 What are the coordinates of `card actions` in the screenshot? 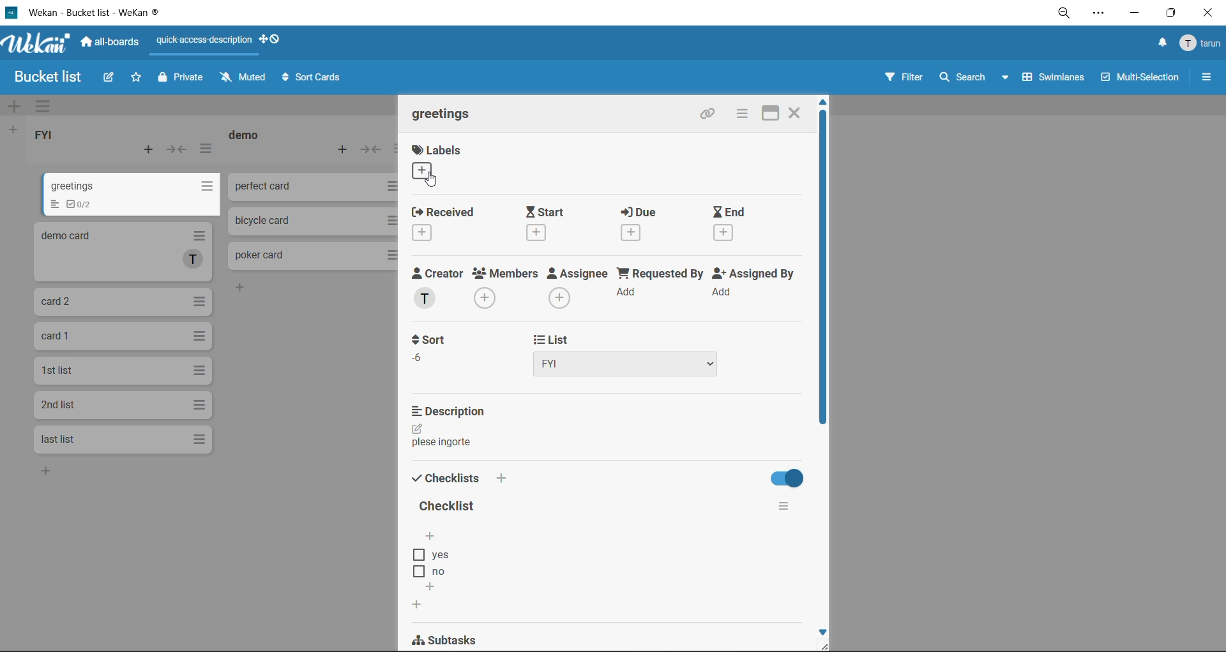 It's located at (742, 116).